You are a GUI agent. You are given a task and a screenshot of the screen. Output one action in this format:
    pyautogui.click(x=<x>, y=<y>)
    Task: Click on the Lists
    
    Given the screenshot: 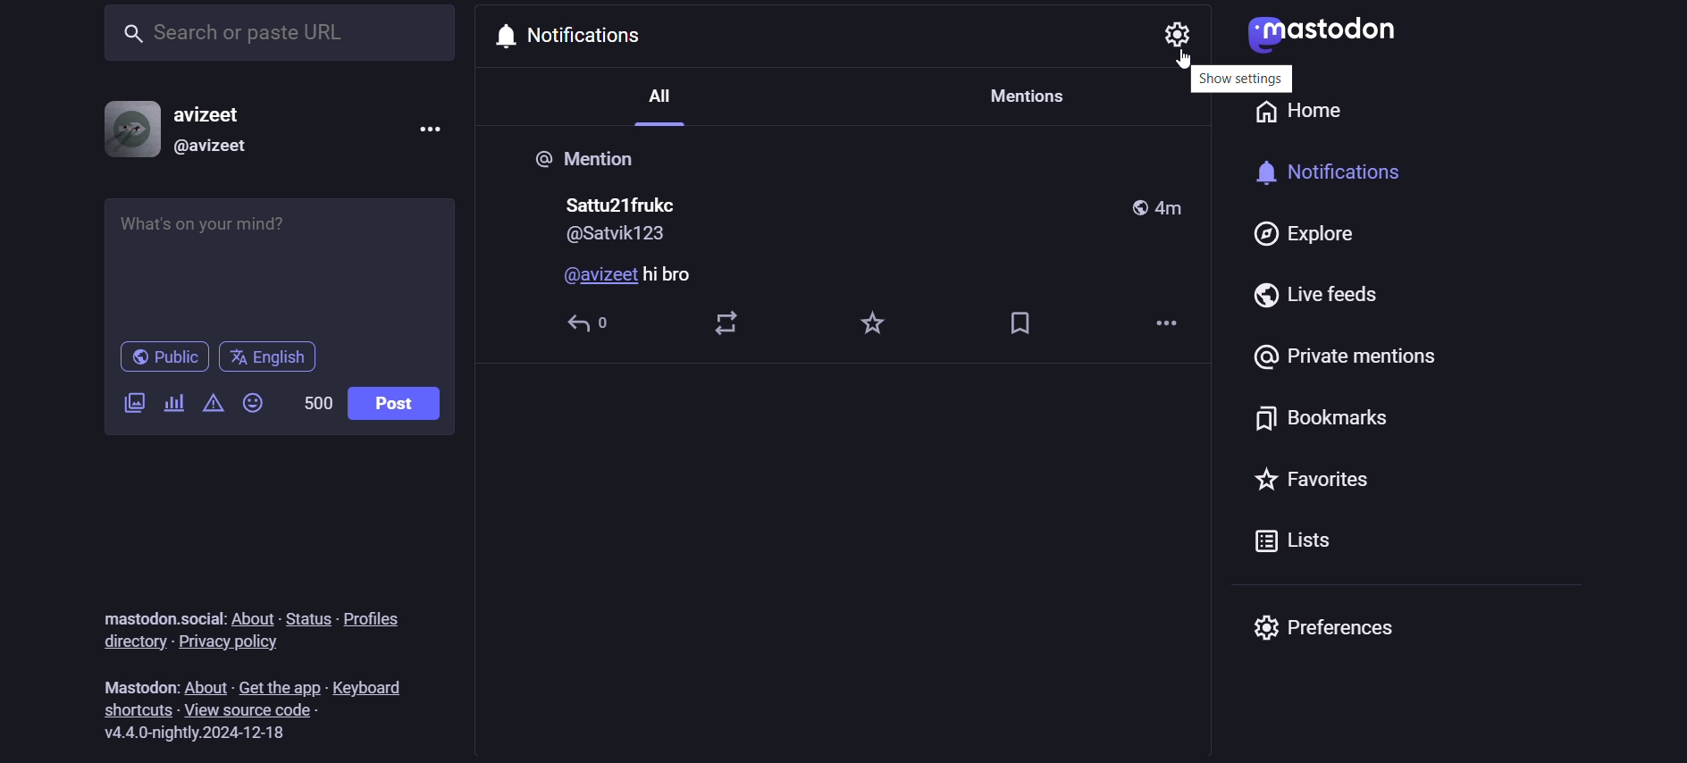 What is the action you would take?
    pyautogui.click(x=1300, y=544)
    